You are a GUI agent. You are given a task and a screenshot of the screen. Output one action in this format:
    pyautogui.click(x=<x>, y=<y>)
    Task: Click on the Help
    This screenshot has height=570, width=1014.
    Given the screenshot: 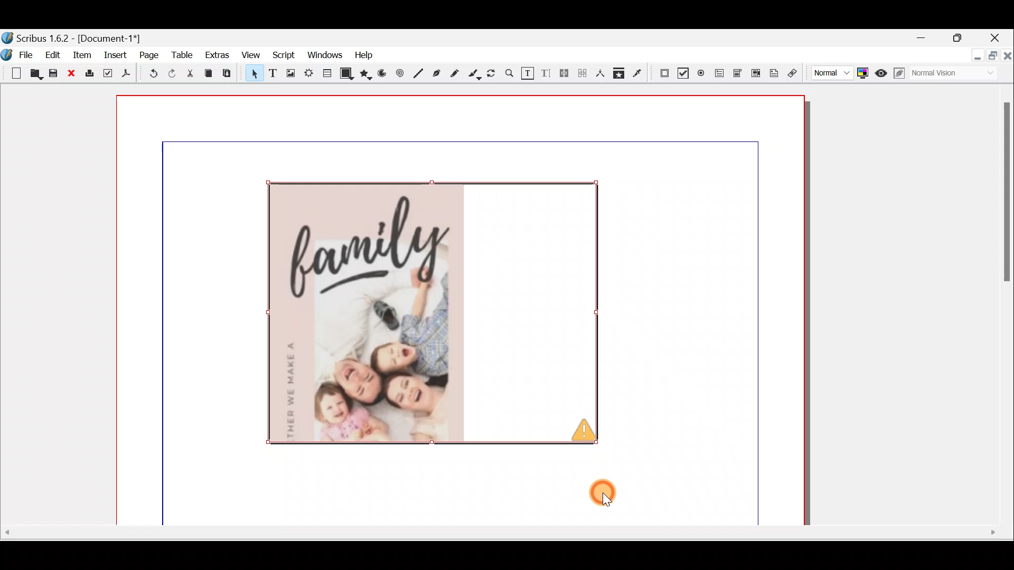 What is the action you would take?
    pyautogui.click(x=364, y=54)
    